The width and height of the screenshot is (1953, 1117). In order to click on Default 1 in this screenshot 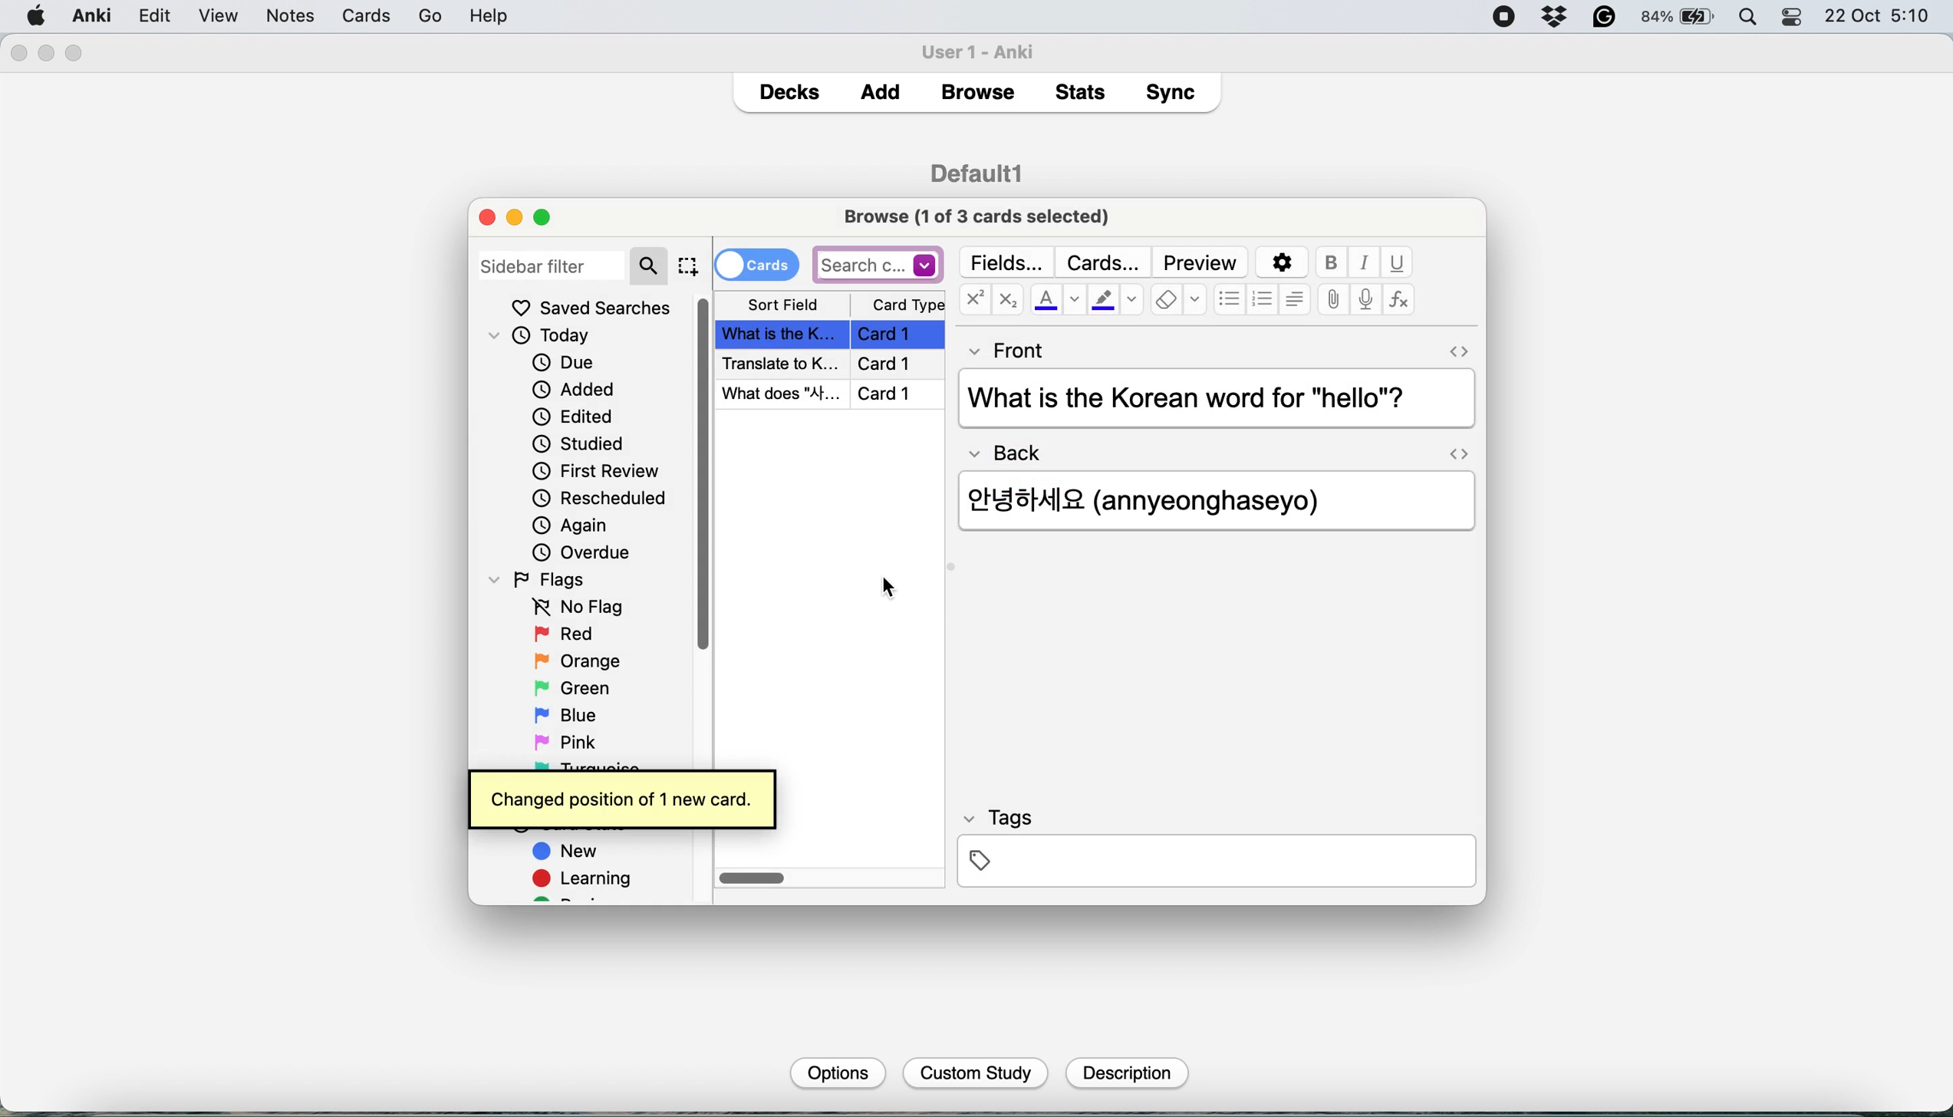, I will do `click(976, 171)`.